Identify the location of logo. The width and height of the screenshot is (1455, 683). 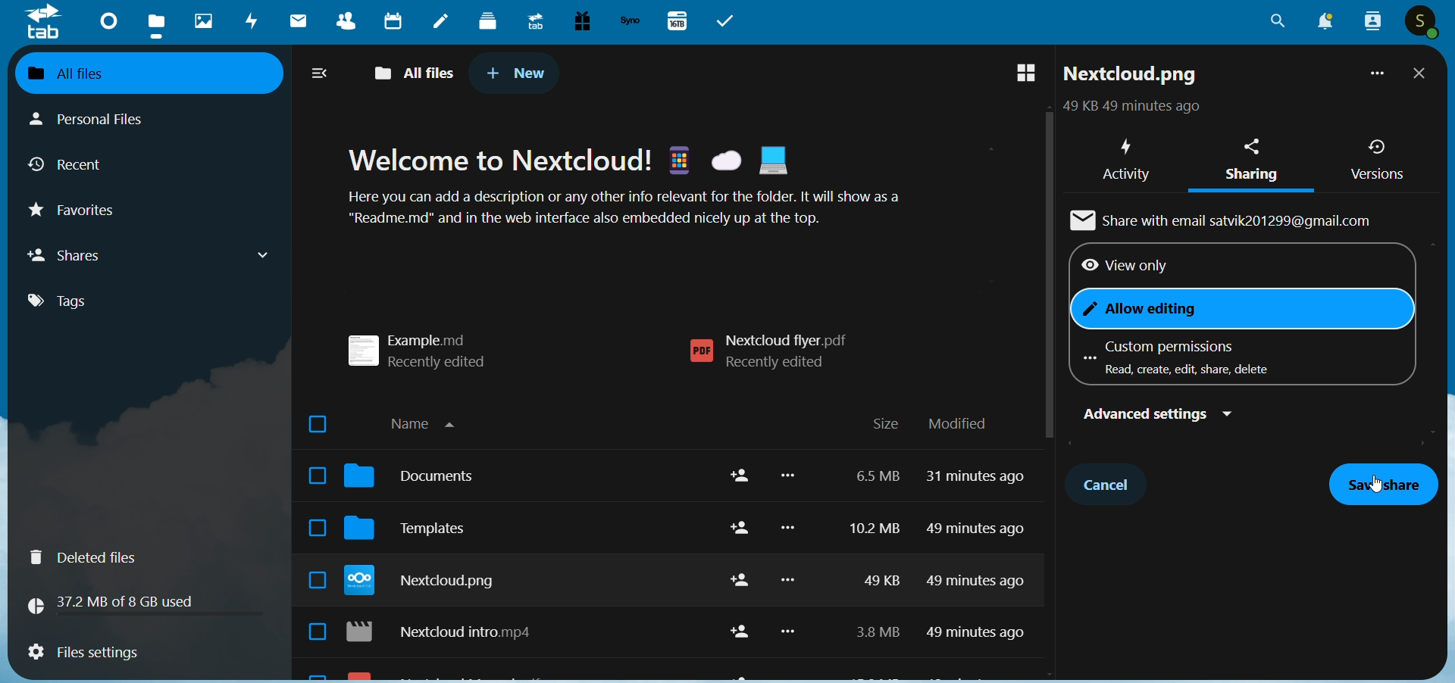
(44, 23).